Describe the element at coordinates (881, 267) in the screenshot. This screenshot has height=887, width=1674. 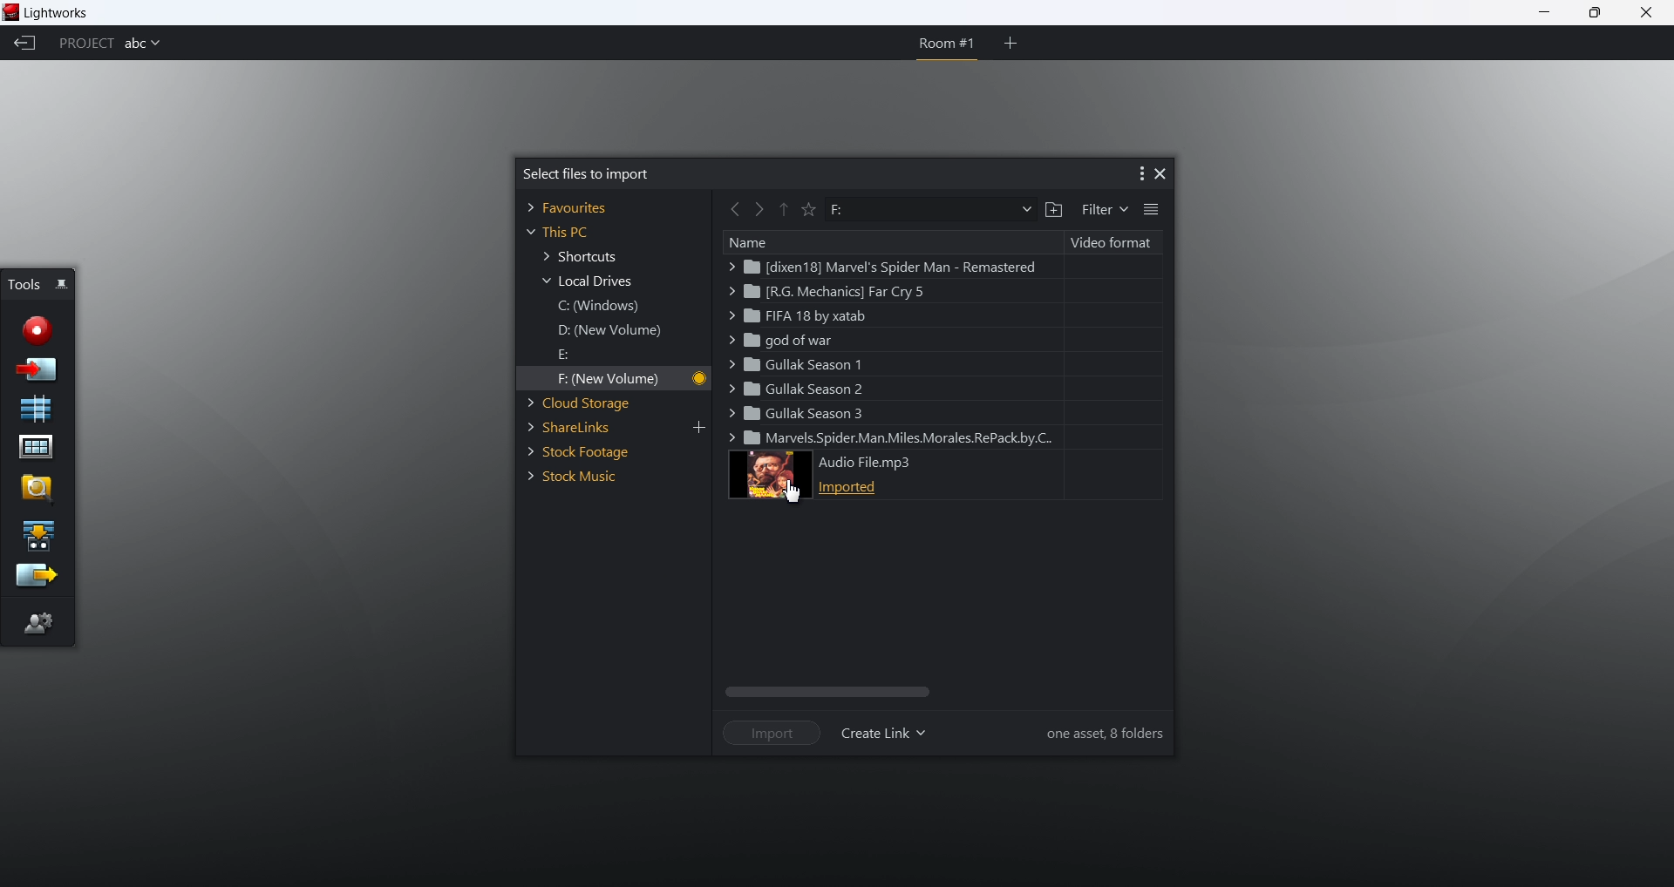
I see `marvel spider man` at that location.